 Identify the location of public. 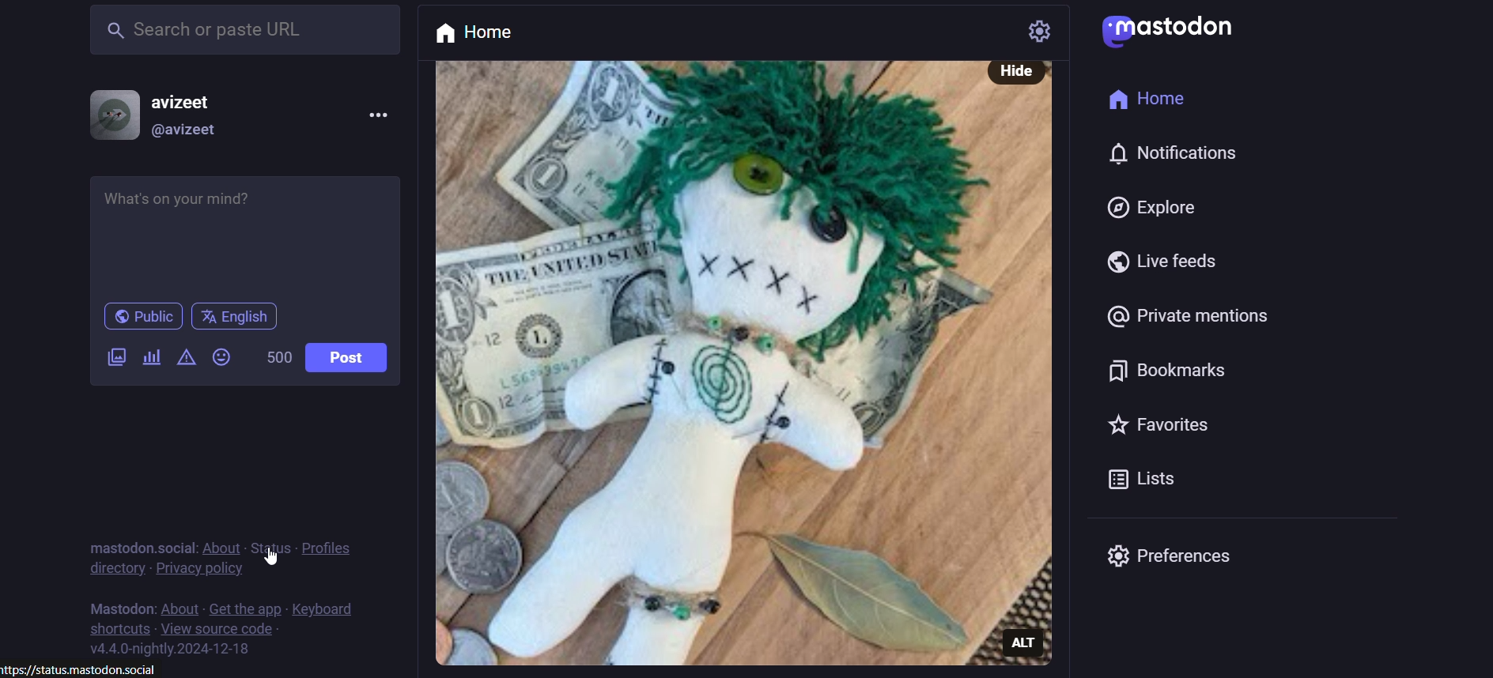
(142, 319).